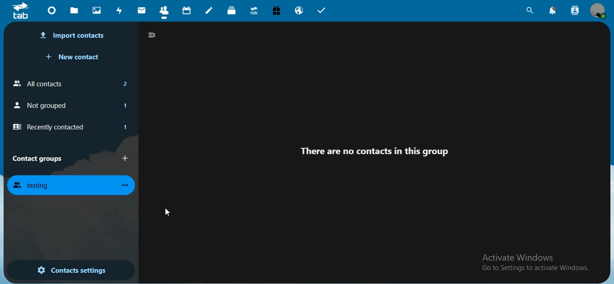  What do you see at coordinates (187, 11) in the screenshot?
I see `calendar` at bounding box center [187, 11].